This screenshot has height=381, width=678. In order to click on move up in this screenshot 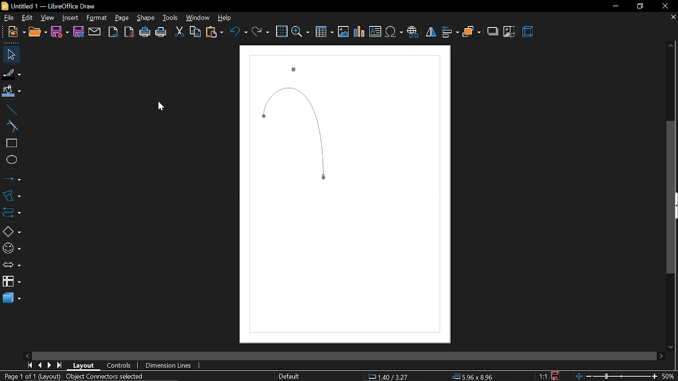, I will do `click(671, 47)`.